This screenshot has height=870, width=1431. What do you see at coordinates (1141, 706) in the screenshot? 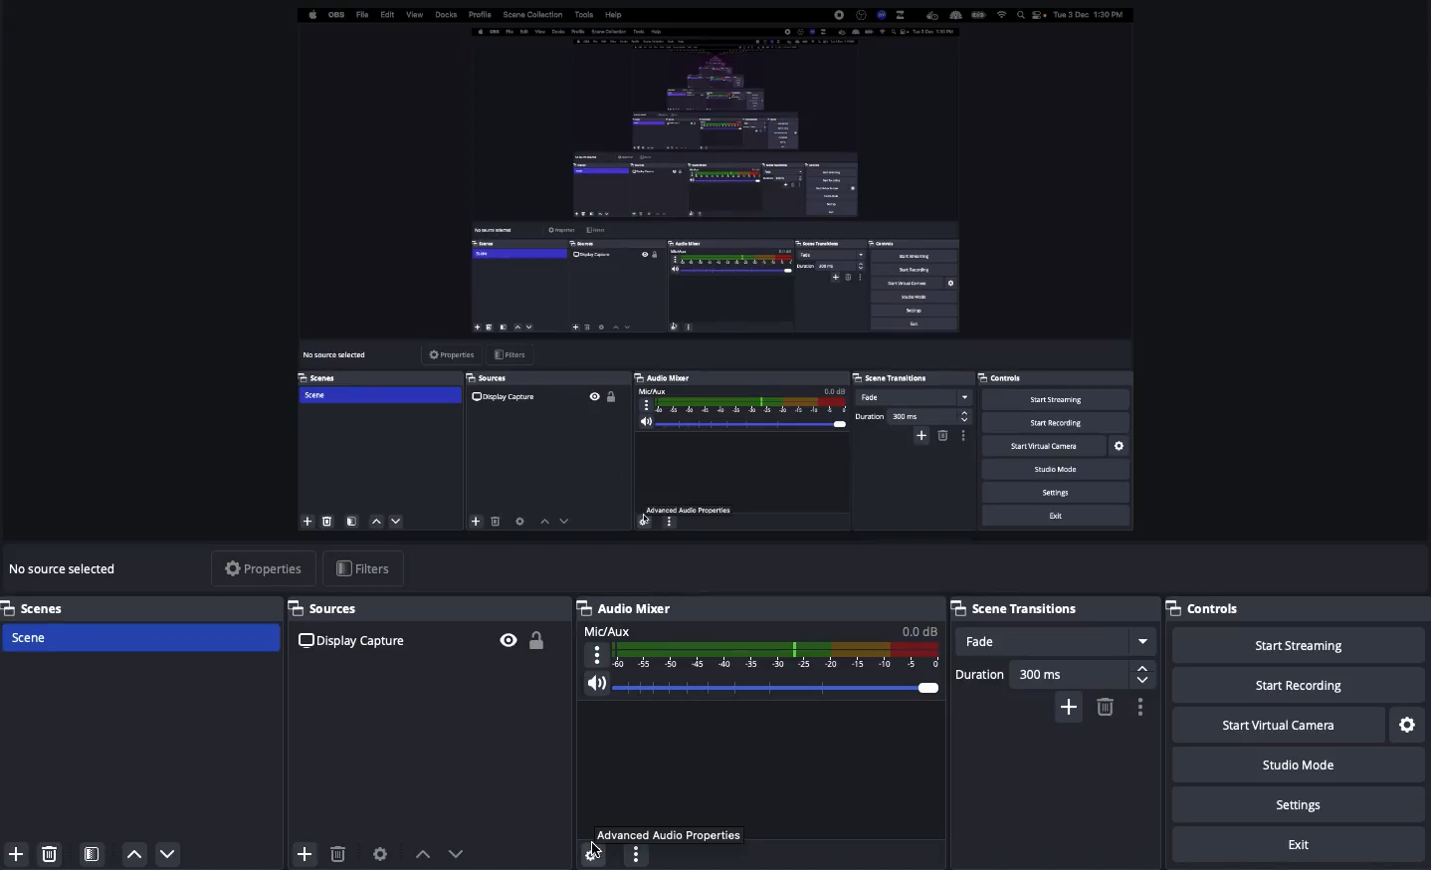
I see `Options` at bounding box center [1141, 706].